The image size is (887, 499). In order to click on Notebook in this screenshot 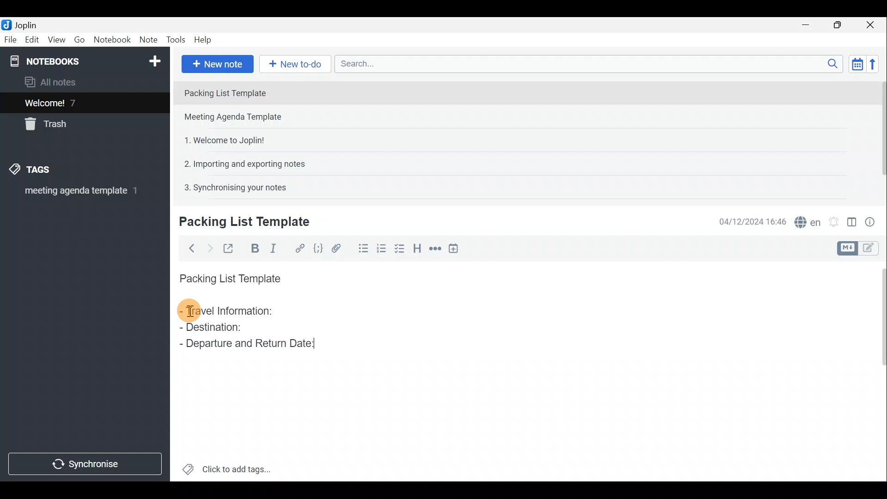, I will do `click(84, 60)`.